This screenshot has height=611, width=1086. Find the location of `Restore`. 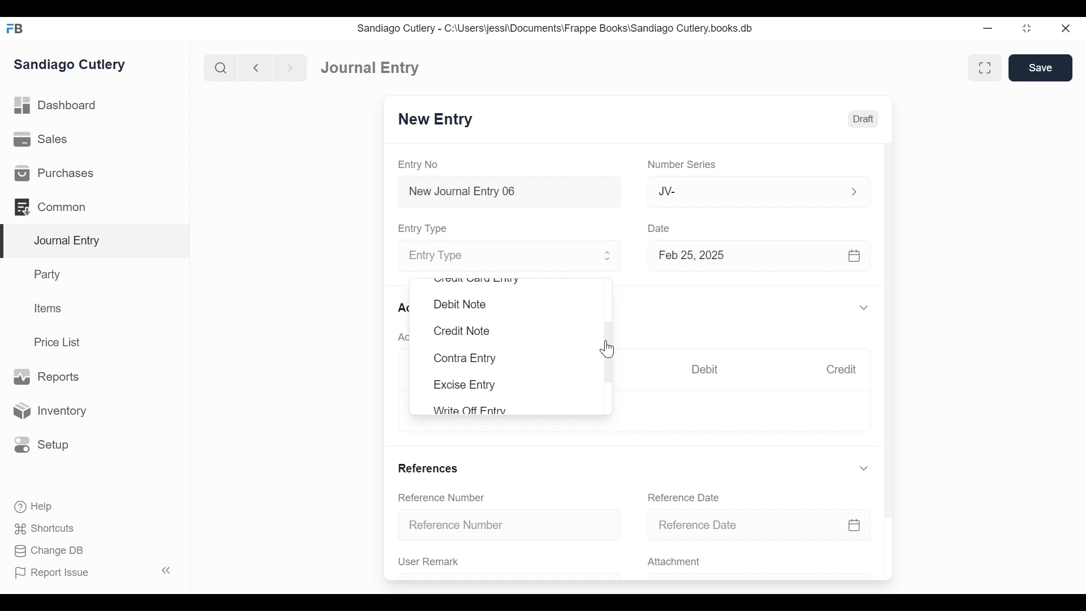

Restore is located at coordinates (1028, 28).